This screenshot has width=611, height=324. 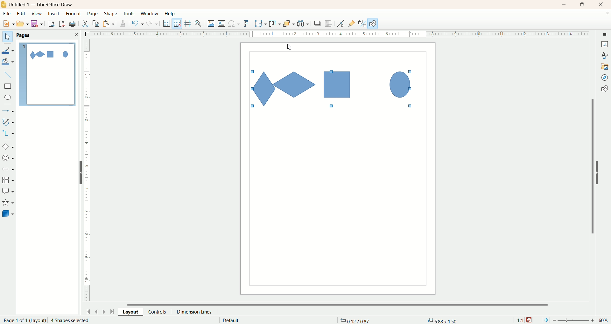 What do you see at coordinates (574, 321) in the screenshot?
I see `zoom factor` at bounding box center [574, 321].